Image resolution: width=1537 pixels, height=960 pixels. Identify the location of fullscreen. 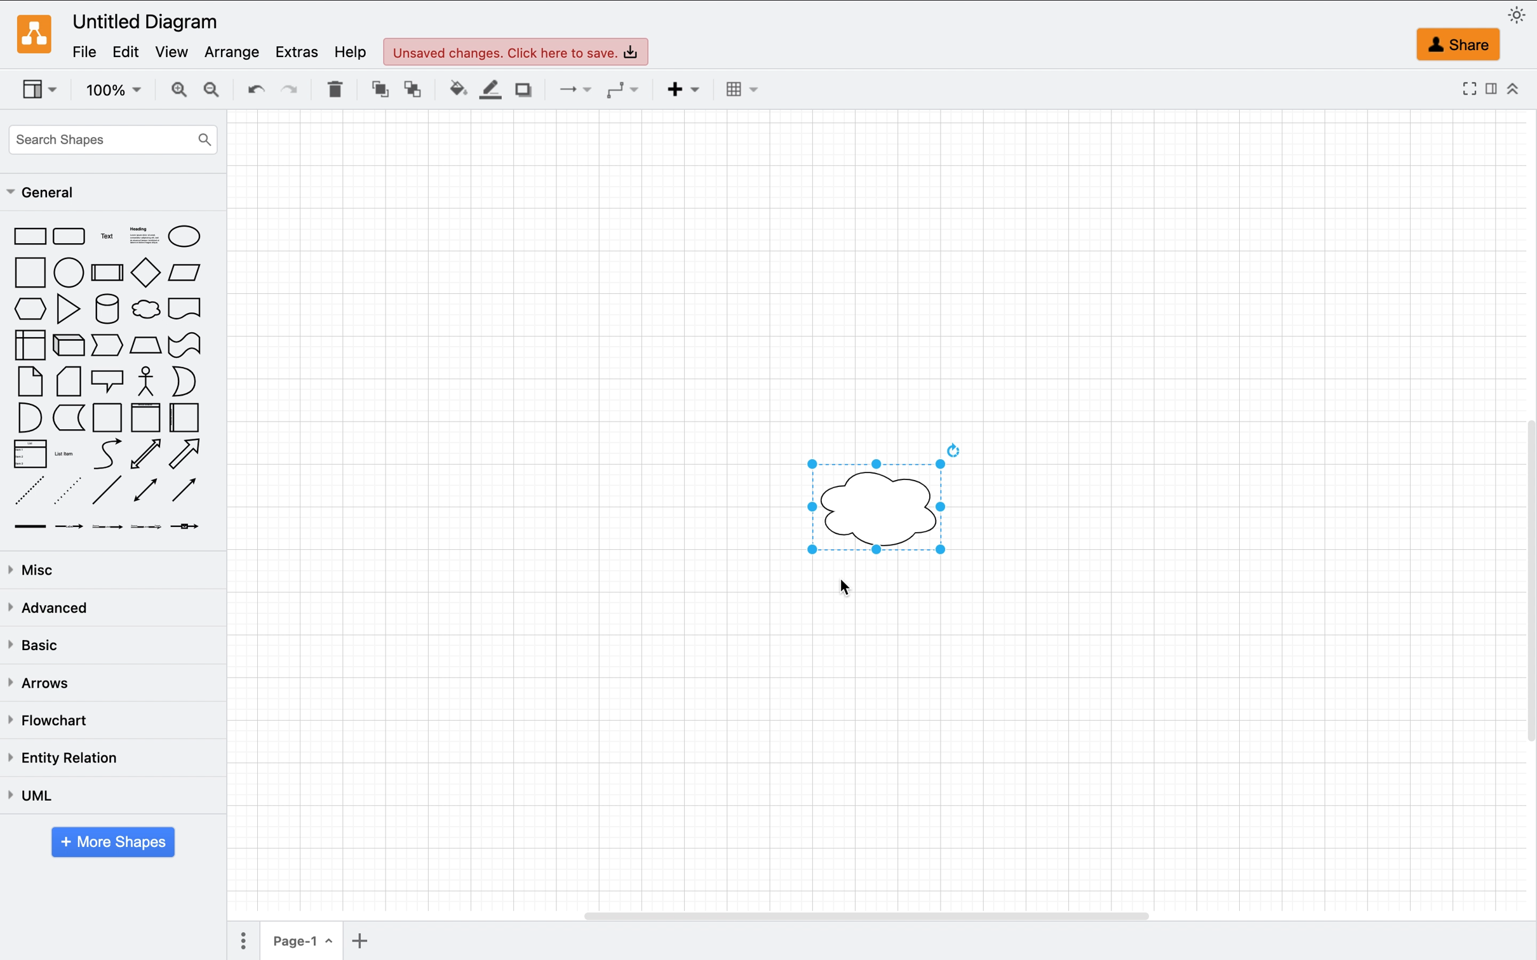
(1466, 89).